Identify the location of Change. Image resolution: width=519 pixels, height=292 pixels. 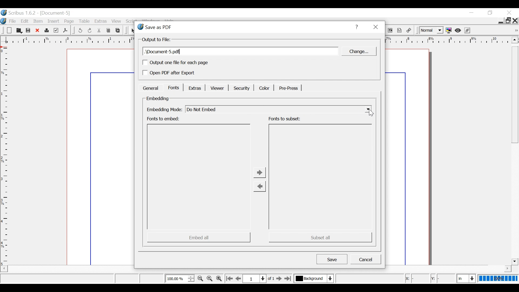
(358, 51).